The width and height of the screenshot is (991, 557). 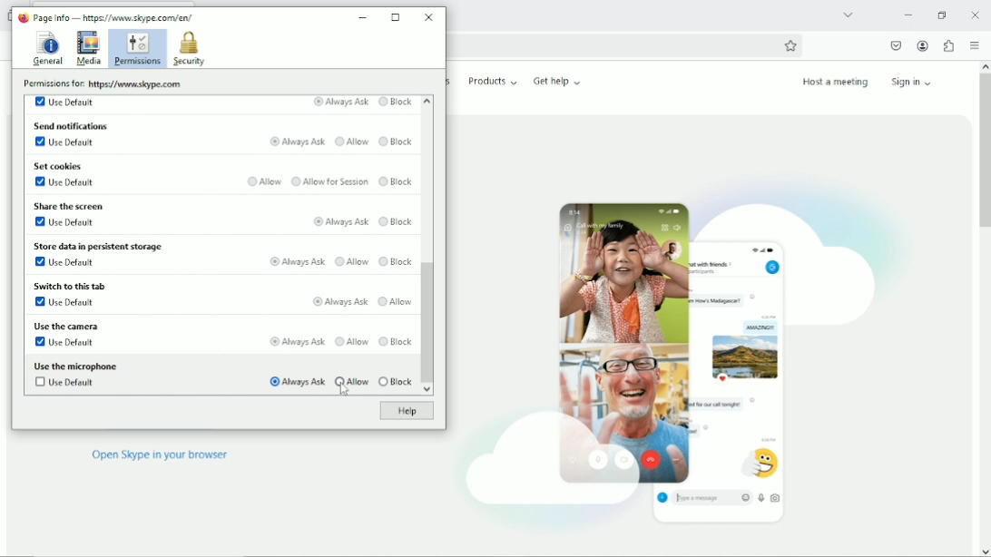 I want to click on scroll down, so click(x=984, y=551).